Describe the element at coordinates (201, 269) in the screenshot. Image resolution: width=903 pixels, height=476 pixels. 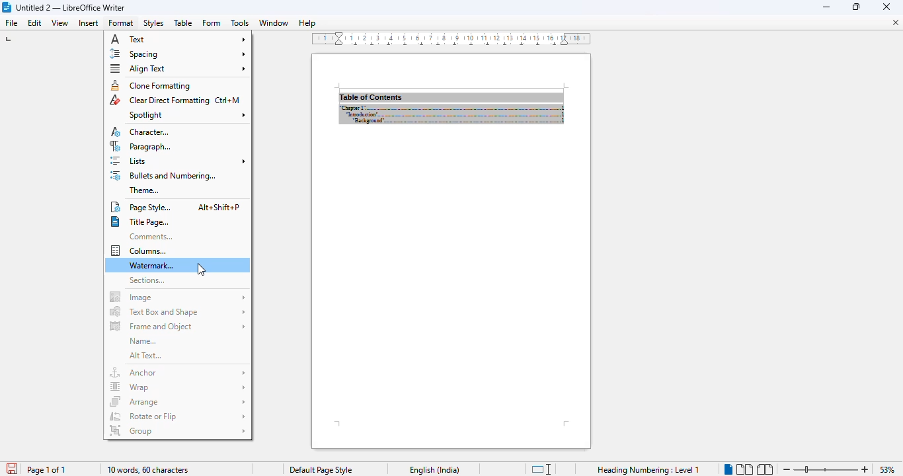
I see `cursor` at that location.